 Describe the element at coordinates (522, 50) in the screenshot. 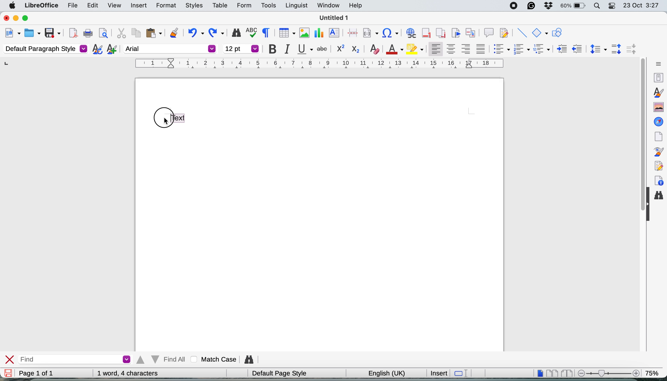

I see `toggle ordered list` at that location.